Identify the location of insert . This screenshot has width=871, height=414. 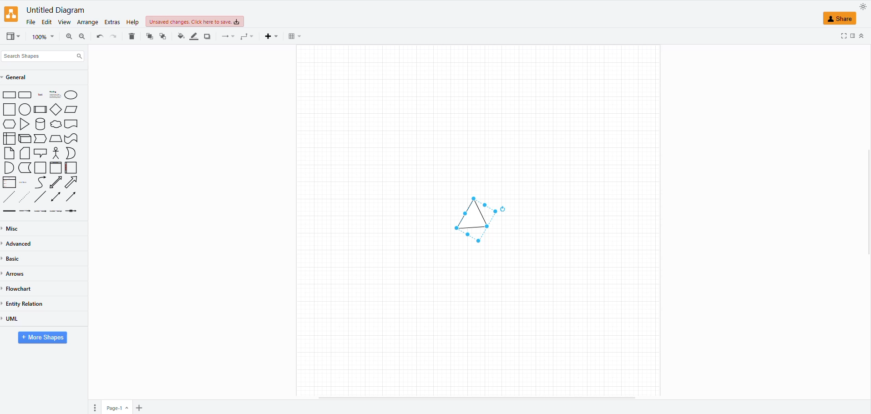
(270, 37).